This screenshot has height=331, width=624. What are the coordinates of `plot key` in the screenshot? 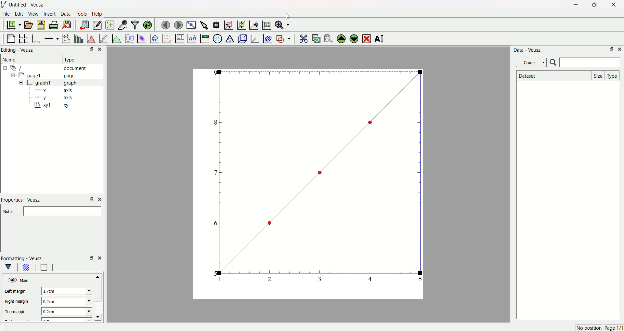 It's located at (179, 38).